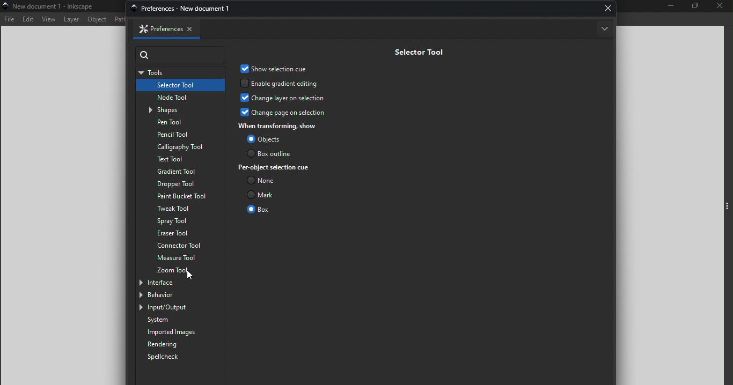  What do you see at coordinates (55, 6) in the screenshot?
I see `New document 1-Inincipe` at bounding box center [55, 6].